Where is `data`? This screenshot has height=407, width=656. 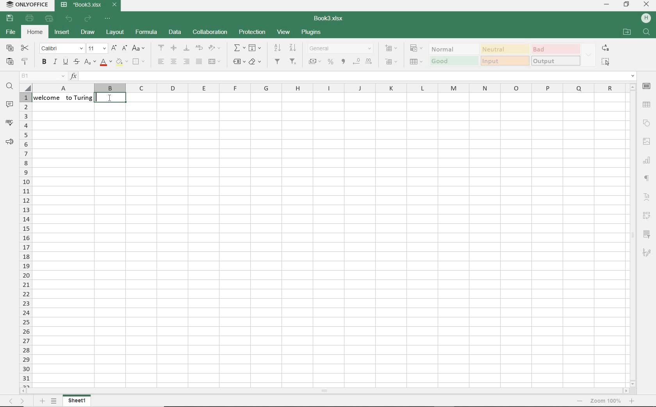
data is located at coordinates (174, 33).